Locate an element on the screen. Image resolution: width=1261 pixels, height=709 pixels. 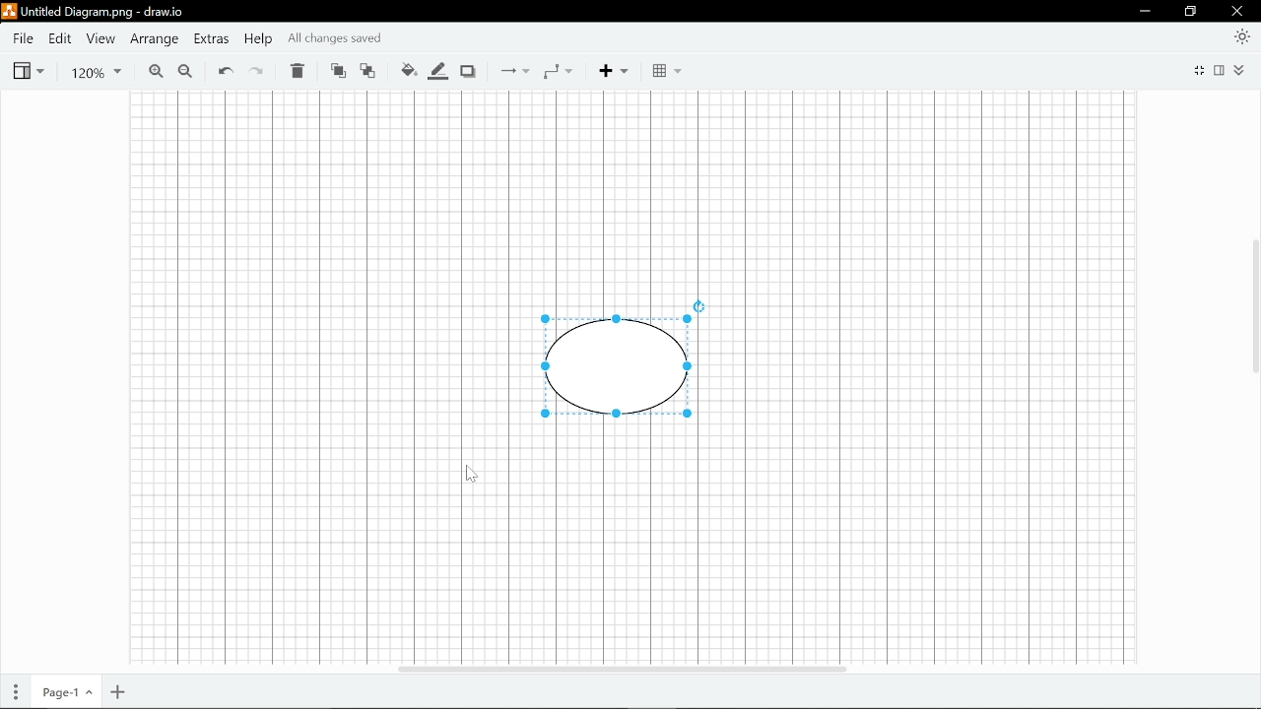
restore down is located at coordinates (1192, 12).